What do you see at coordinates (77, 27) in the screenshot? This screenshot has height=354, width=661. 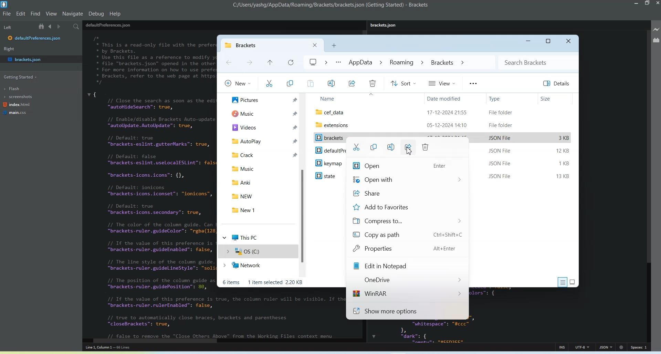 I see `Find in files` at bounding box center [77, 27].